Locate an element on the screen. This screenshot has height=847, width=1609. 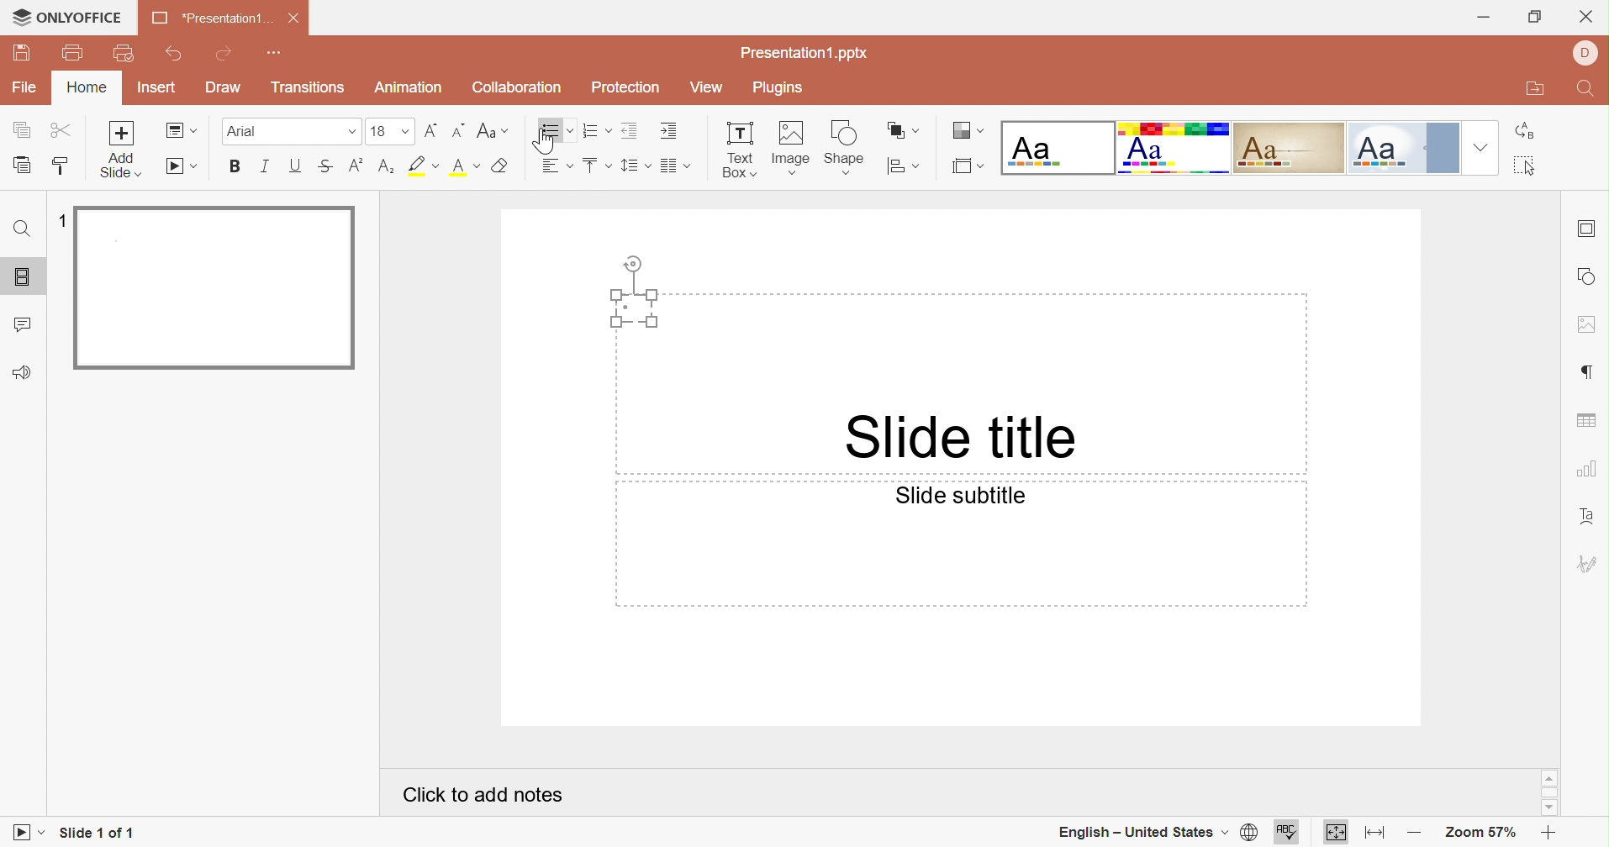
Draw is located at coordinates (226, 88).